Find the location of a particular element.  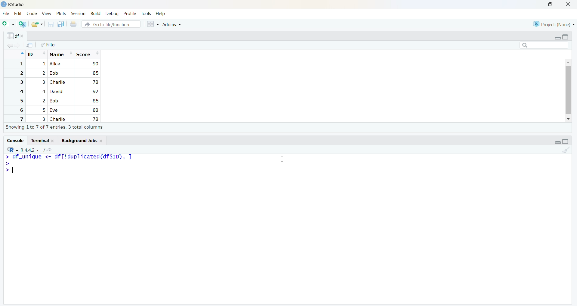

Help is located at coordinates (161, 14).